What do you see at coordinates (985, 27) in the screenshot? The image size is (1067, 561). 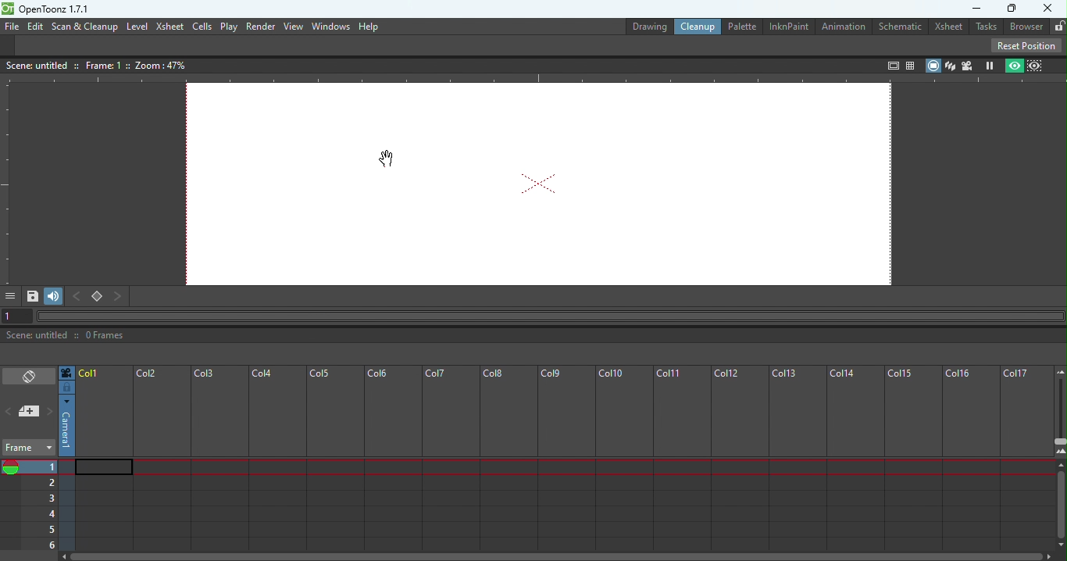 I see `Tasks` at bounding box center [985, 27].